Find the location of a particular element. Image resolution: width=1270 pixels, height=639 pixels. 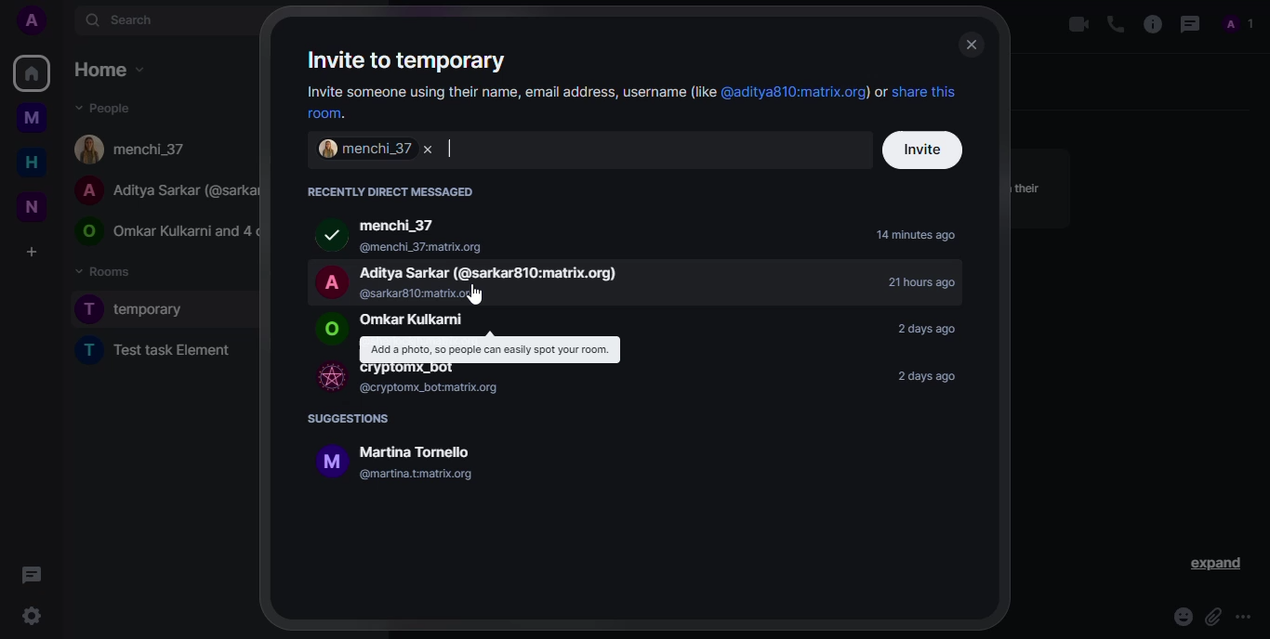

@martina.tmatrix.org is located at coordinates (417, 474).